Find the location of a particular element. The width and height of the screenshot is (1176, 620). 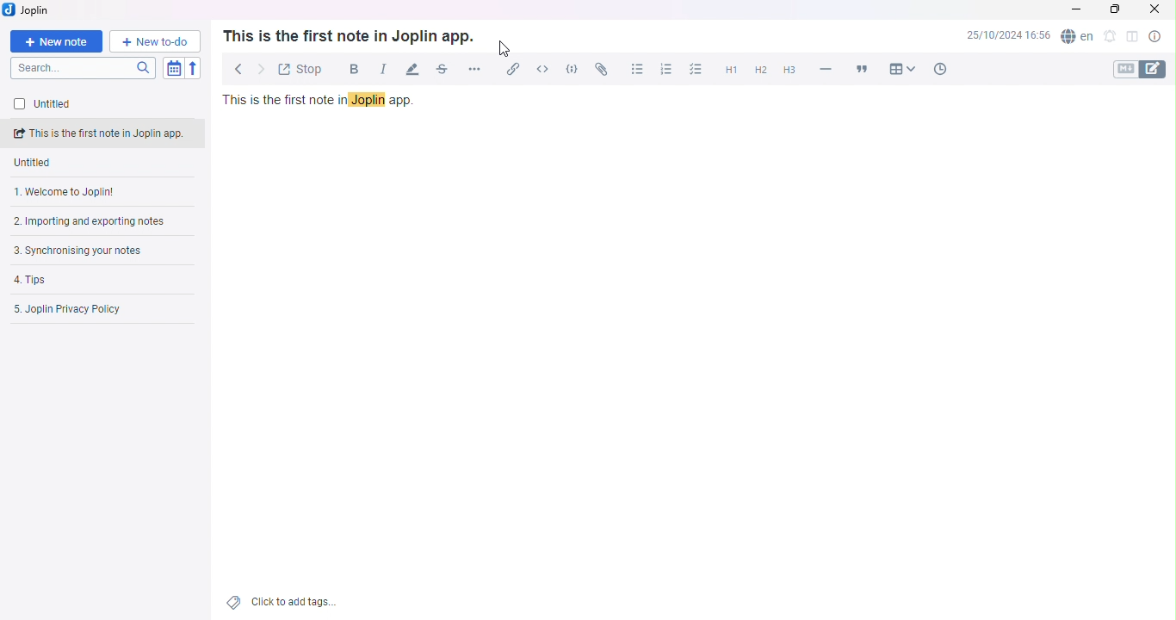

Blockquote is located at coordinates (864, 67).